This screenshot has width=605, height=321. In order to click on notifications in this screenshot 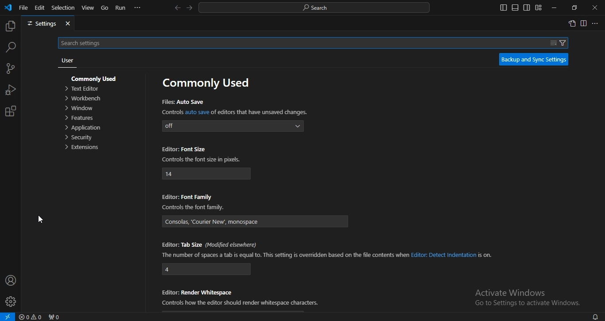, I will do `click(595, 316)`.